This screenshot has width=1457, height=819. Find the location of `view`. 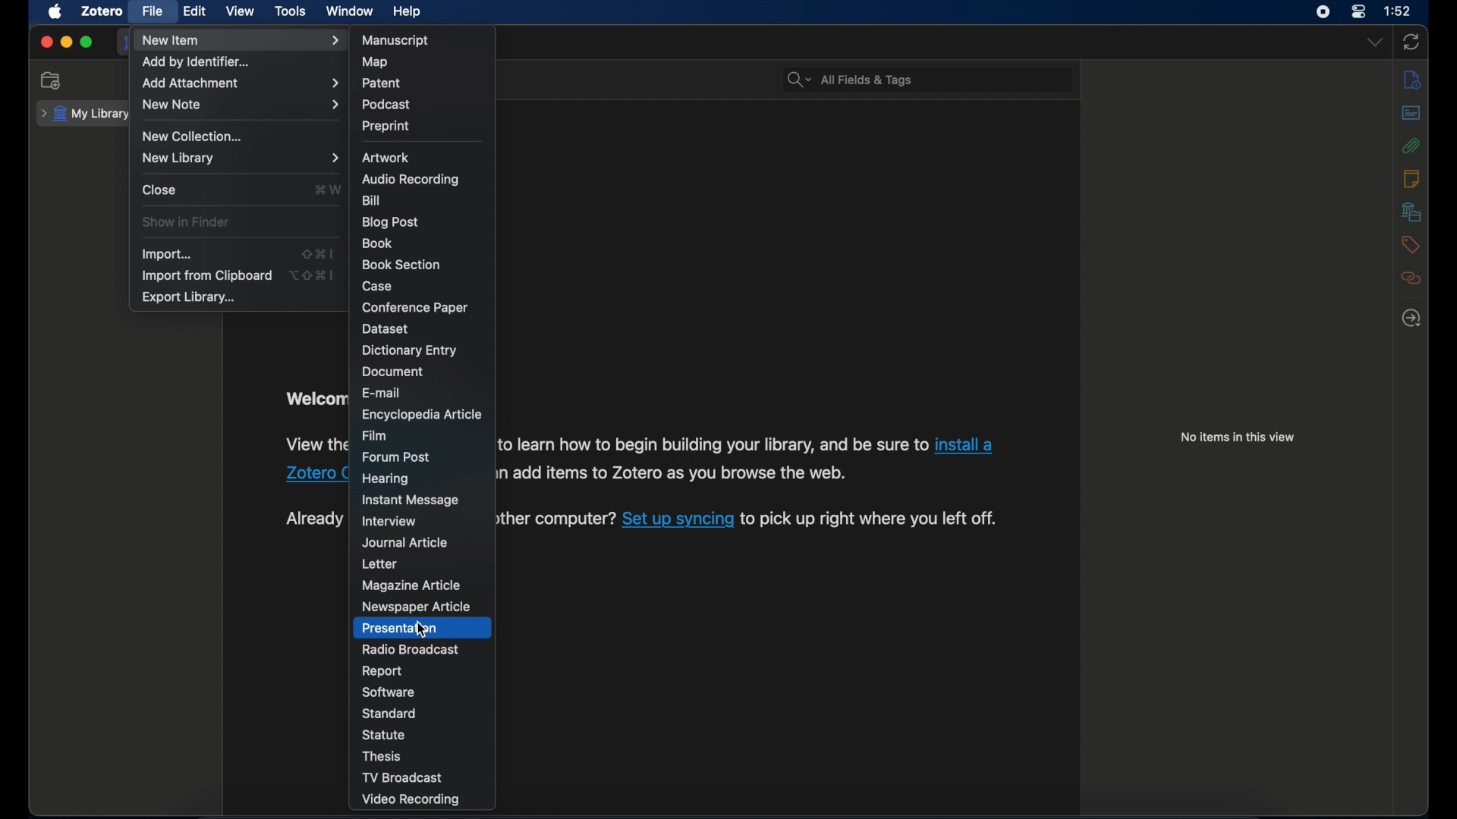

view is located at coordinates (241, 11).